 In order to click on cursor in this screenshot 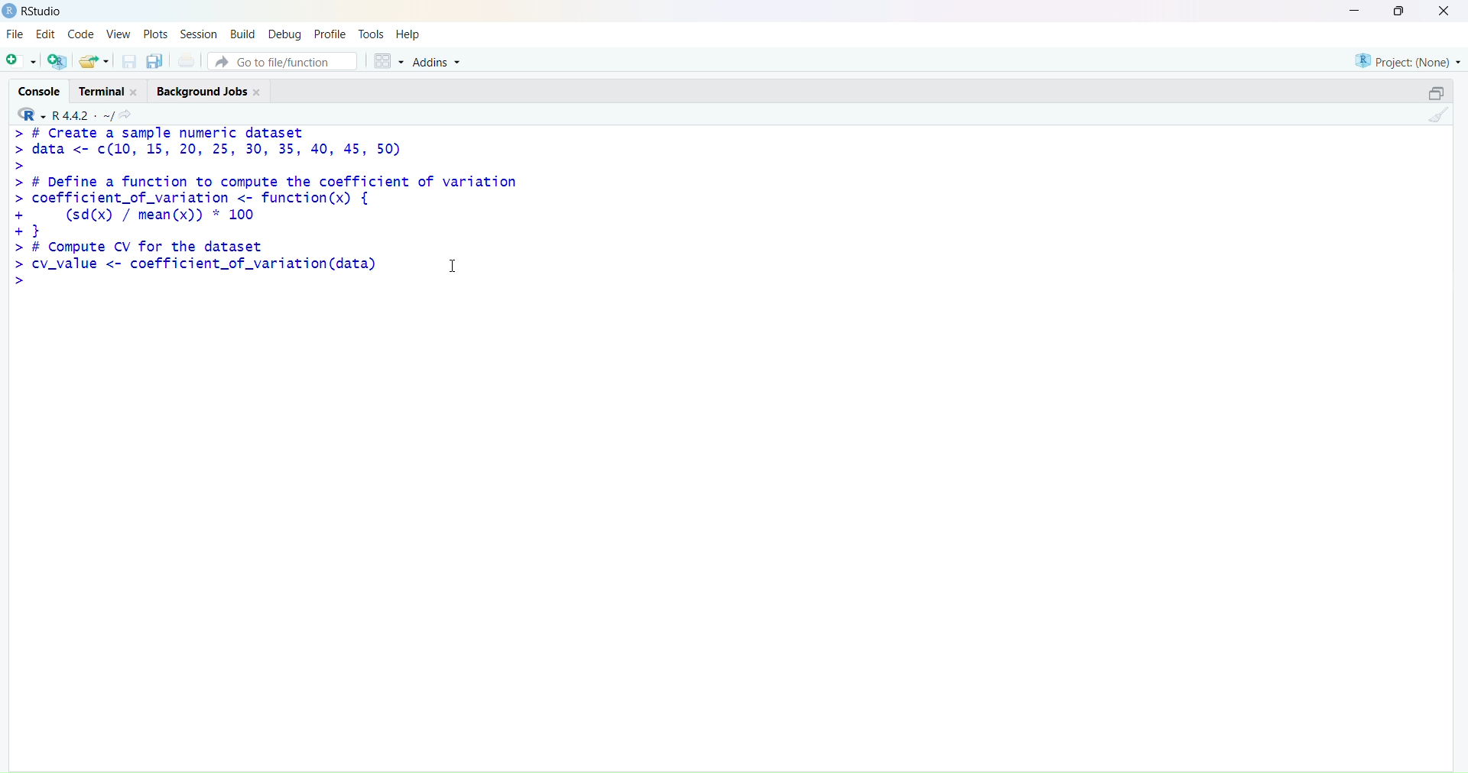, I will do `click(453, 265)`.